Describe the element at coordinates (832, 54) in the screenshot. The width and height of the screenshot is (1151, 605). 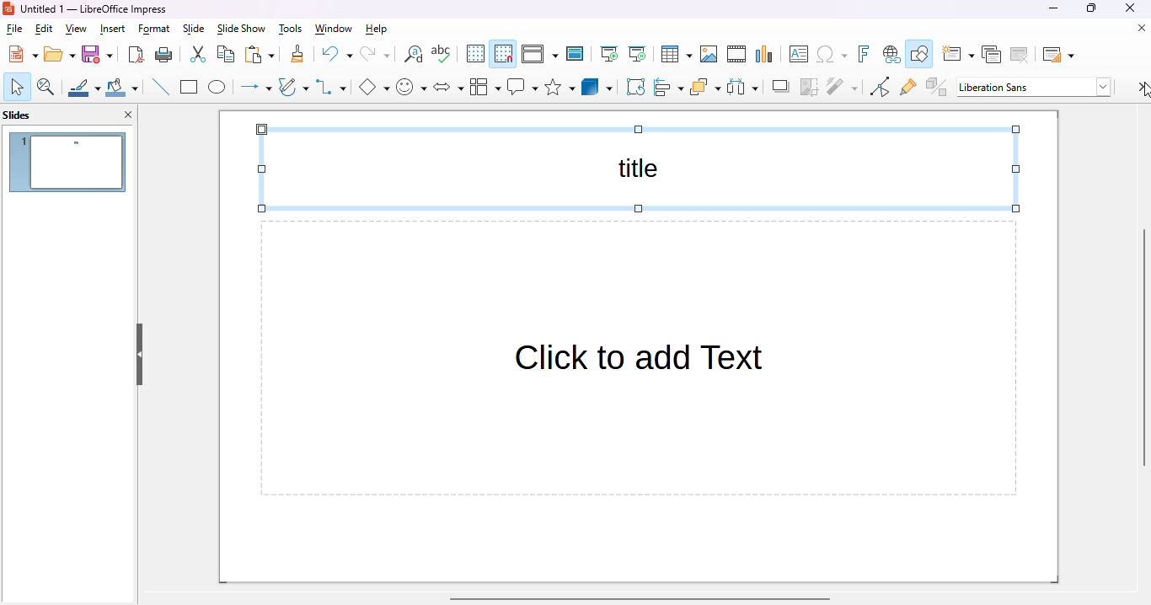
I see `insert special characters` at that location.